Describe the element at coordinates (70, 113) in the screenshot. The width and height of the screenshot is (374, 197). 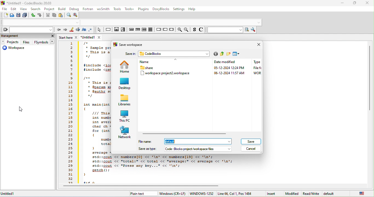
I see `line number` at that location.